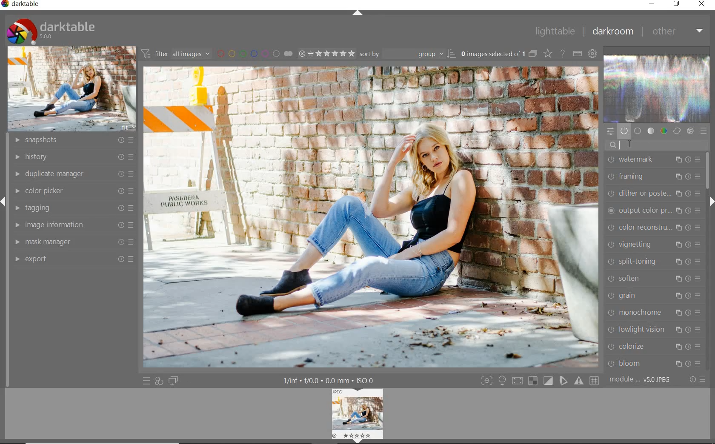  Describe the element at coordinates (563, 54) in the screenshot. I see `enable for online help` at that location.